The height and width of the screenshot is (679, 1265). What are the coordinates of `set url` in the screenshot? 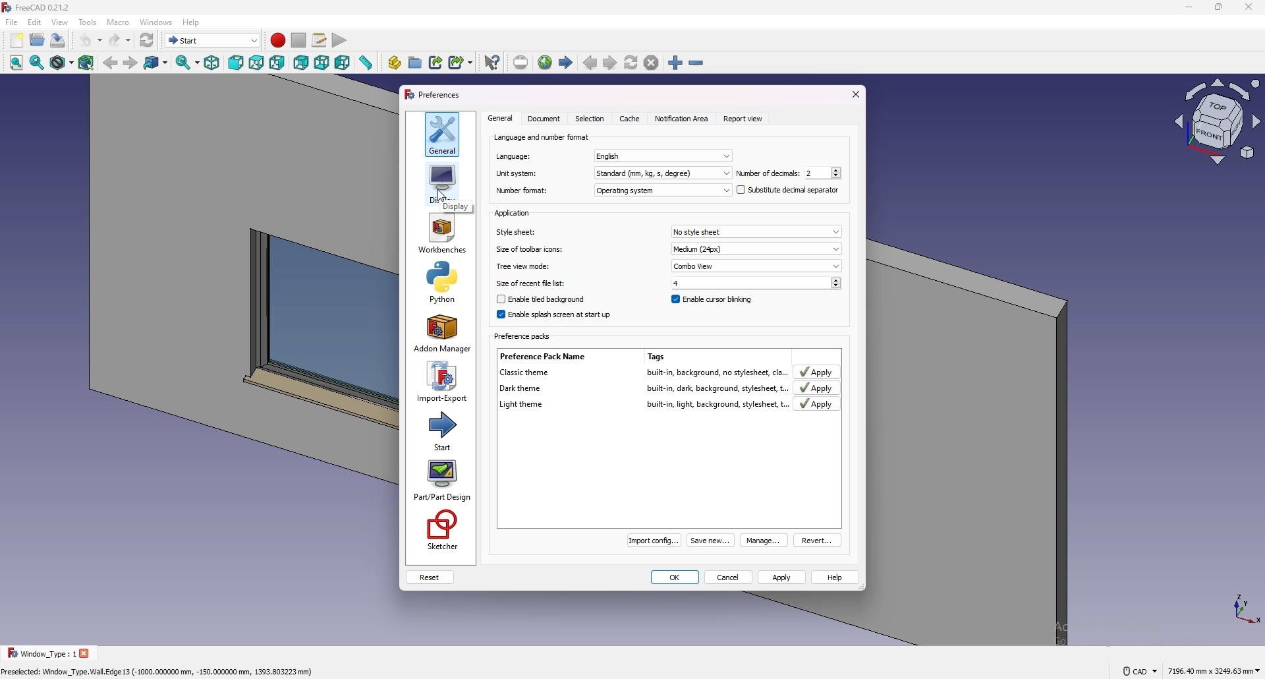 It's located at (520, 63).